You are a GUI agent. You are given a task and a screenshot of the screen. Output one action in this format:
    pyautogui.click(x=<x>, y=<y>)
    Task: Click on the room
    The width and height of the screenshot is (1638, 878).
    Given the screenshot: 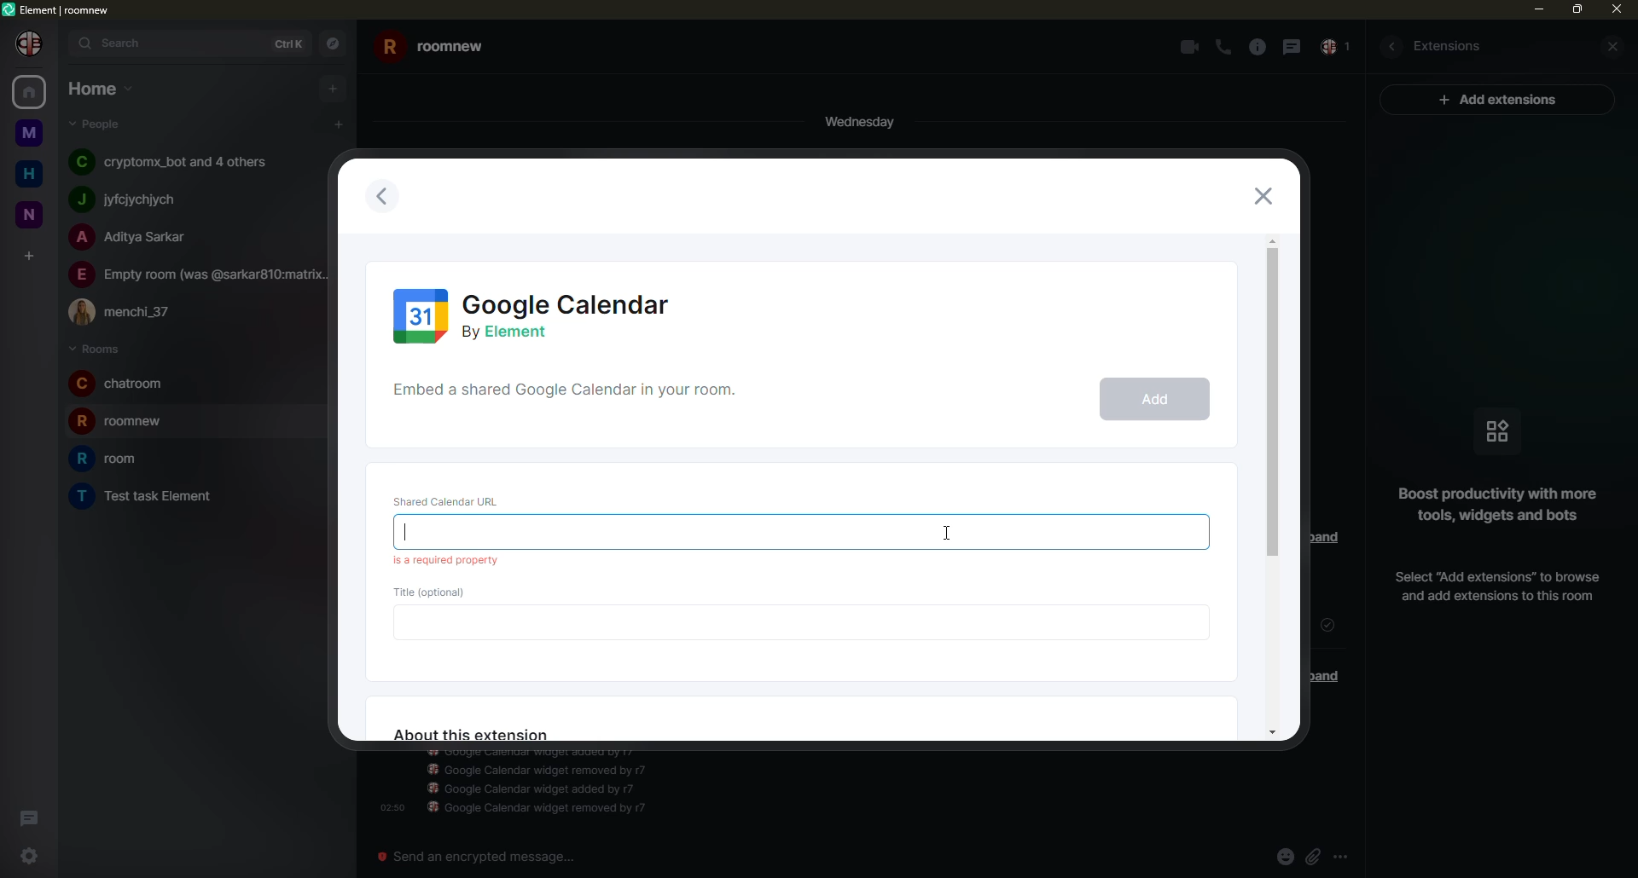 What is the action you would take?
    pyautogui.click(x=32, y=214)
    